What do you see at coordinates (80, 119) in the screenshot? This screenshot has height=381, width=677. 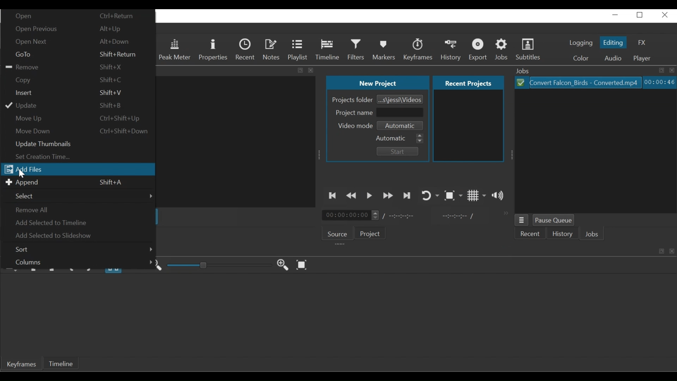 I see `Move Up` at bounding box center [80, 119].